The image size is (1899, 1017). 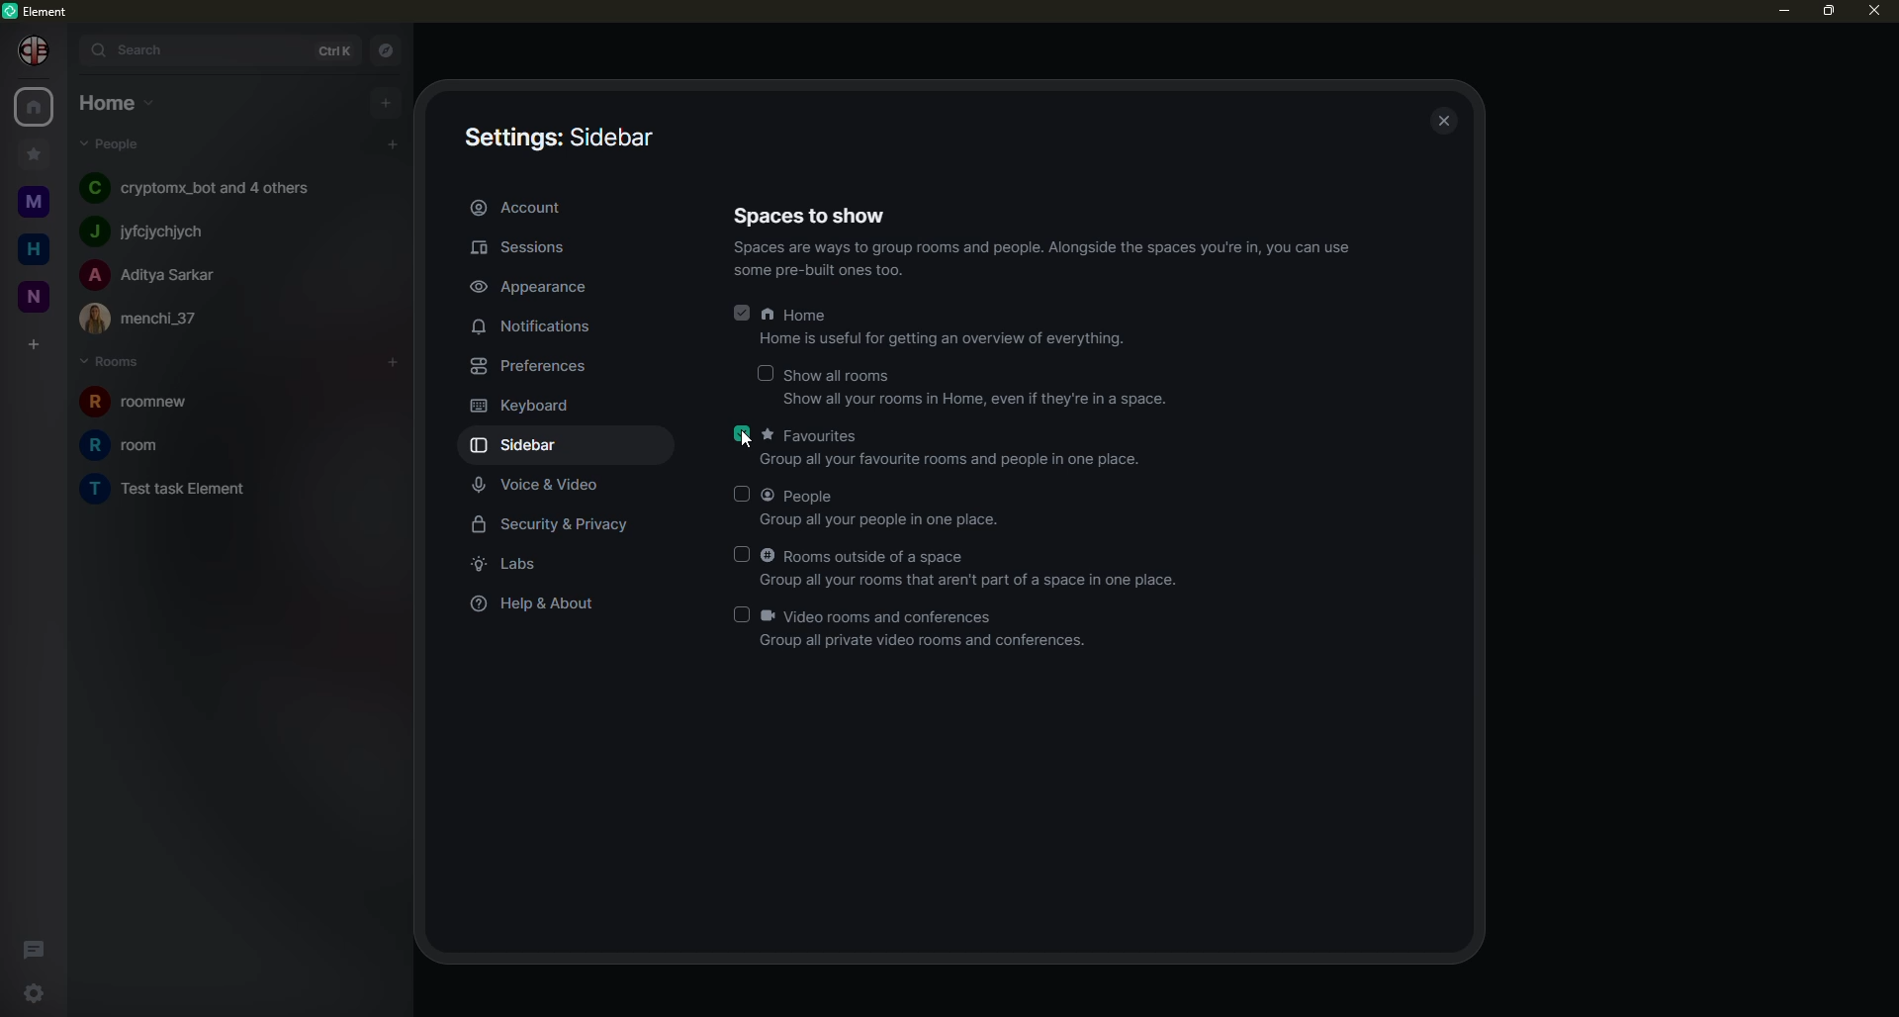 What do you see at coordinates (739, 494) in the screenshot?
I see `click to enable` at bounding box center [739, 494].